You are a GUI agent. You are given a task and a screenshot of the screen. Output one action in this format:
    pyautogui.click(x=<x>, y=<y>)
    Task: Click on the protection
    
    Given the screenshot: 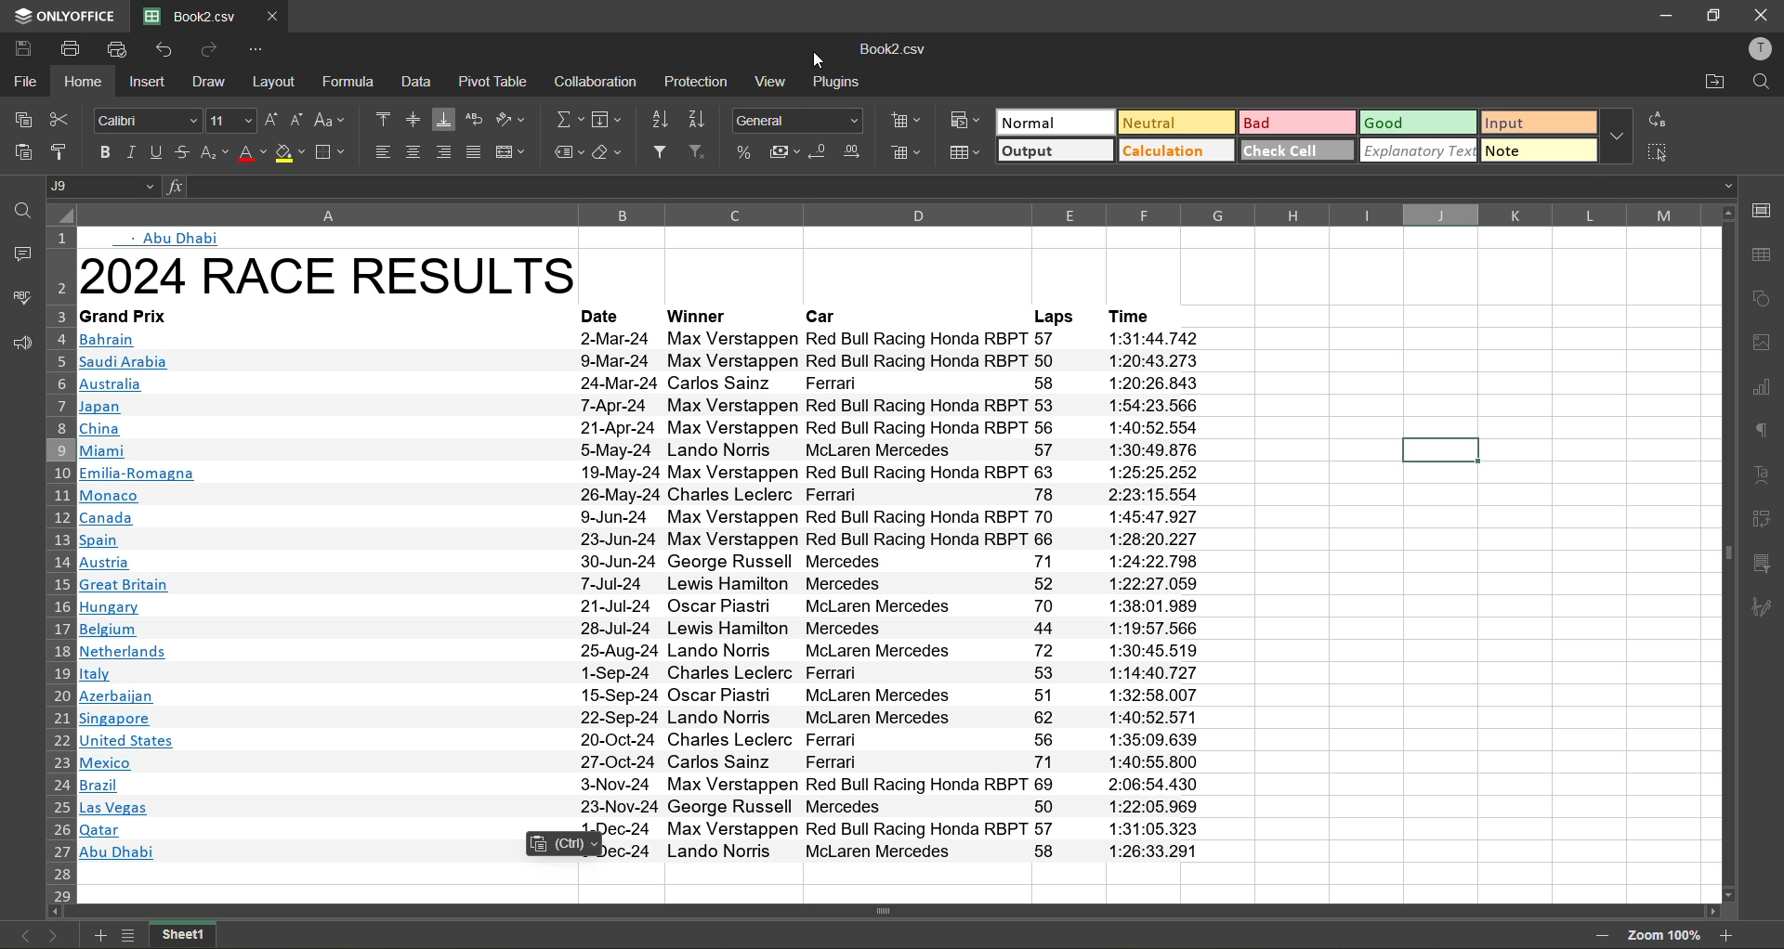 What is the action you would take?
    pyautogui.click(x=699, y=83)
    